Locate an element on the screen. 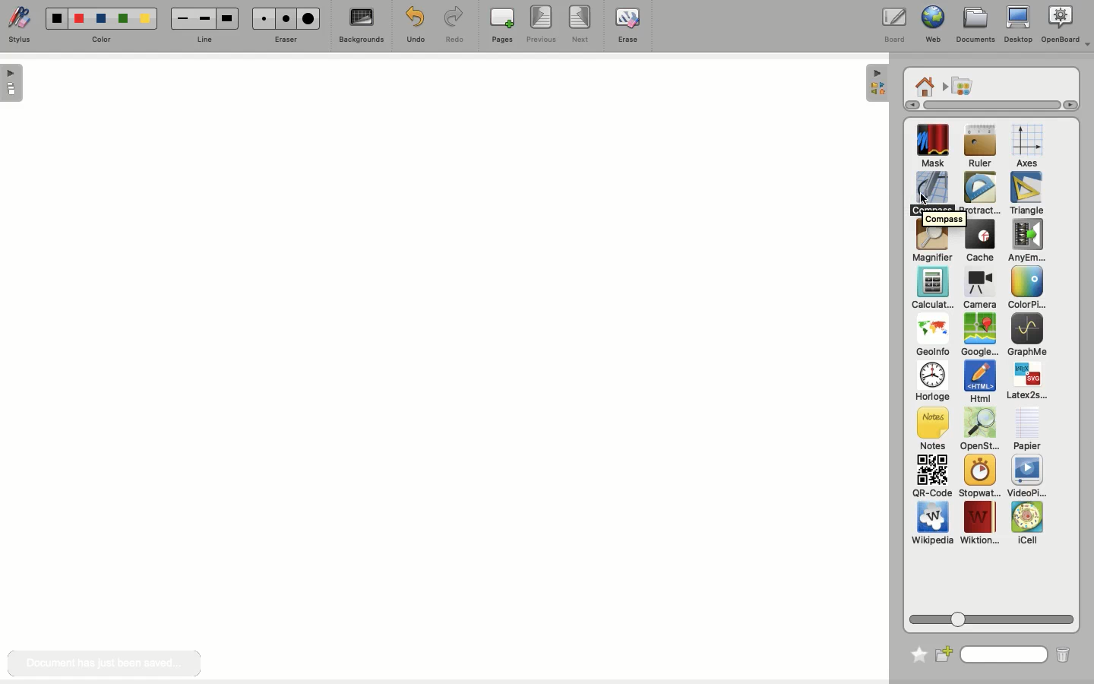  compass is located at coordinates (944, 219).